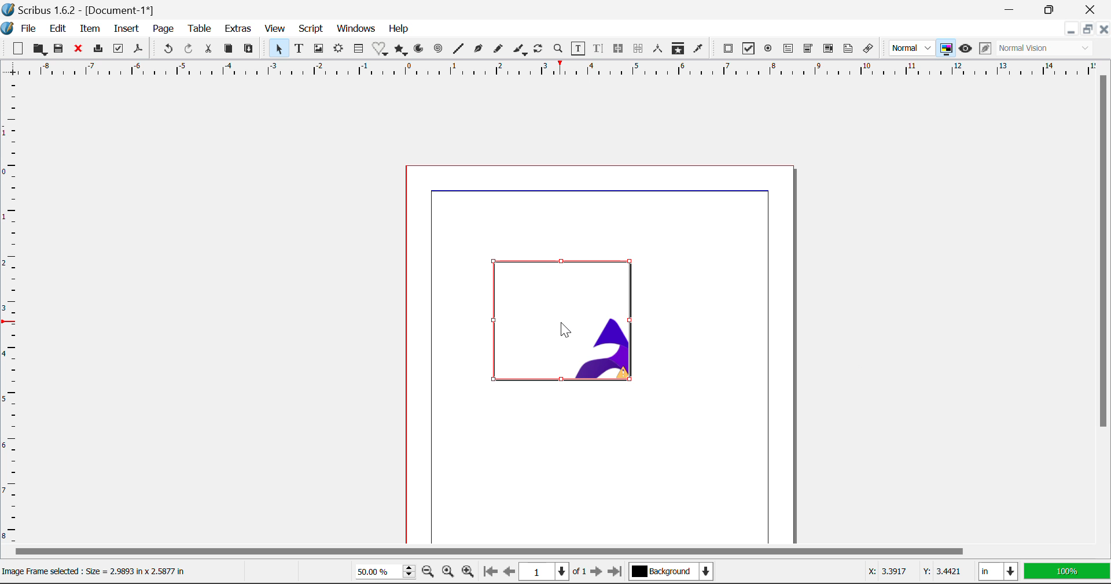 Image resolution: width=1111 pixels, height=584 pixels. Describe the element at coordinates (558, 49) in the screenshot. I see `Search` at that location.